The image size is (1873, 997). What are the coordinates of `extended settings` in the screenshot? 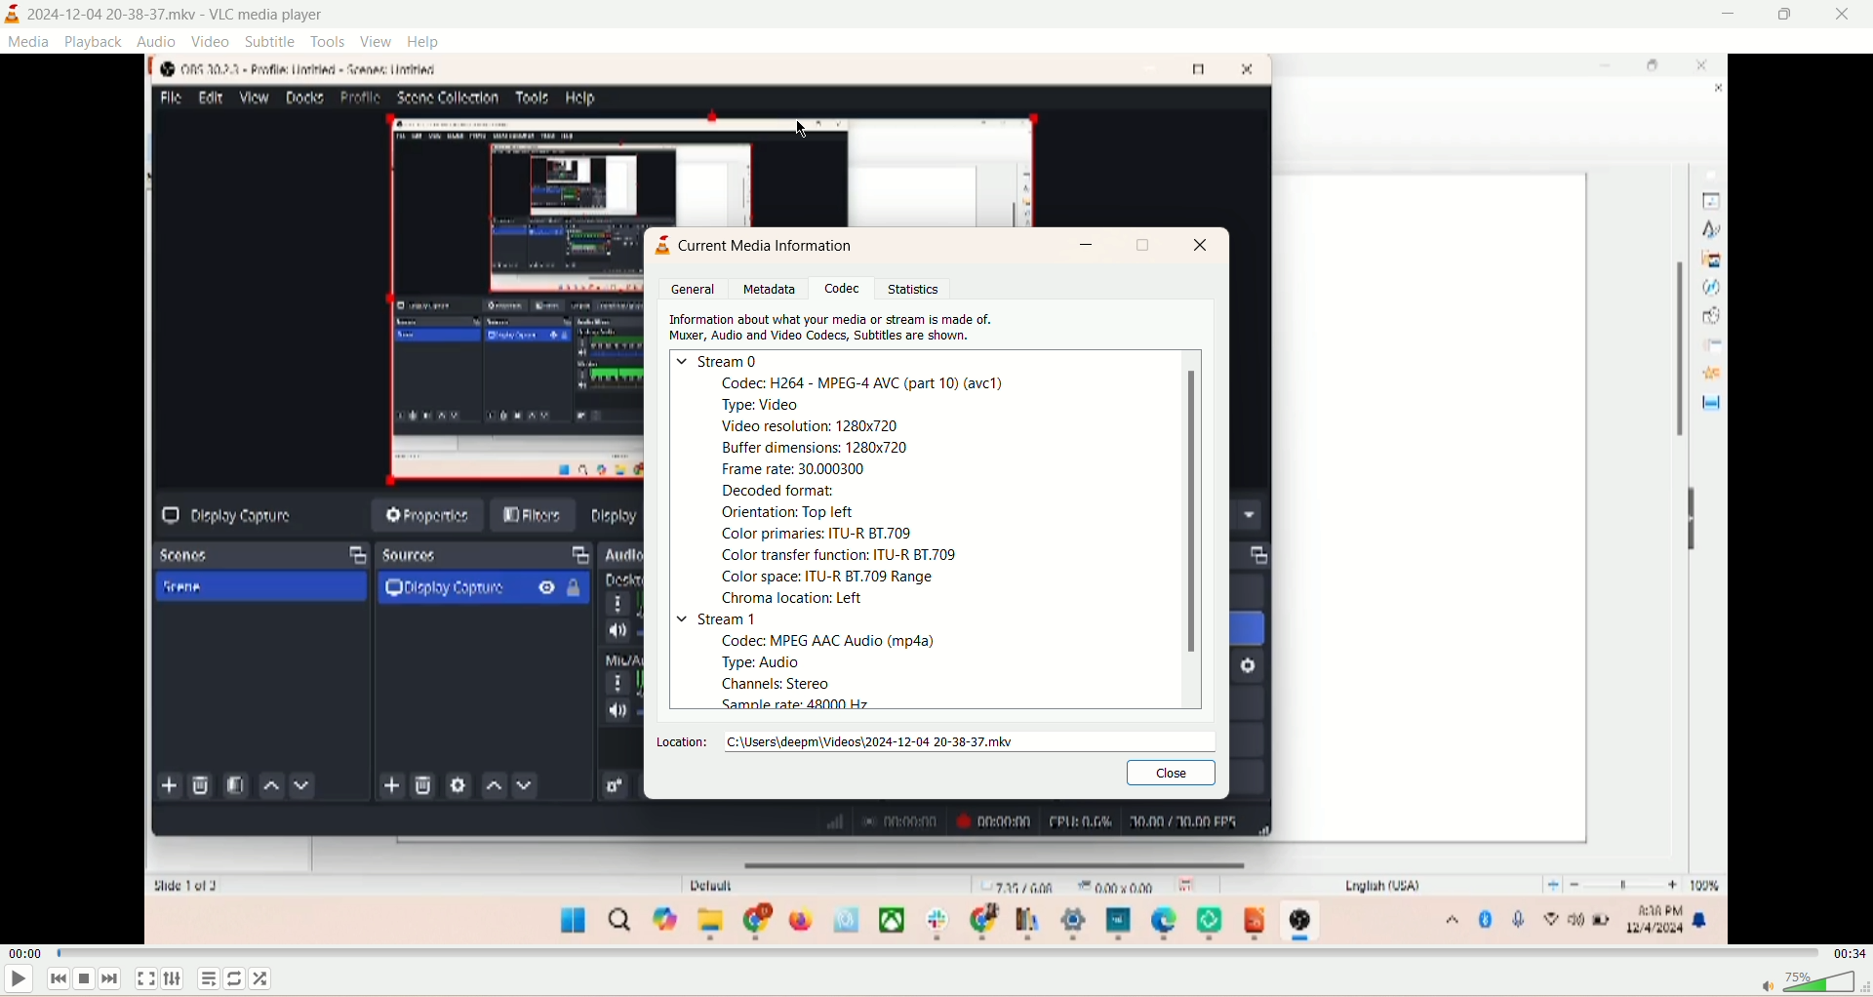 It's located at (177, 979).